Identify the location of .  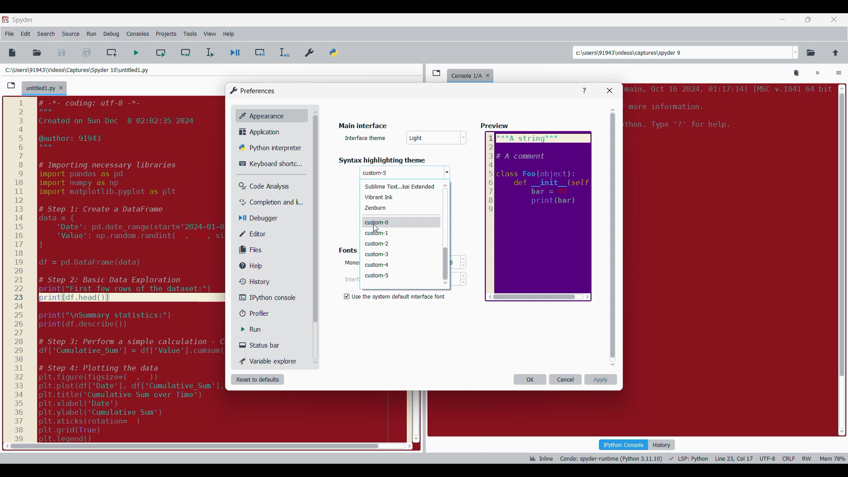
(314, 221).